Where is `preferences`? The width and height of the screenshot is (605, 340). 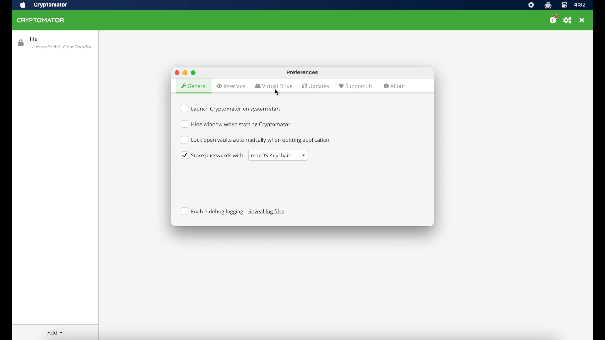
preferences is located at coordinates (568, 20).